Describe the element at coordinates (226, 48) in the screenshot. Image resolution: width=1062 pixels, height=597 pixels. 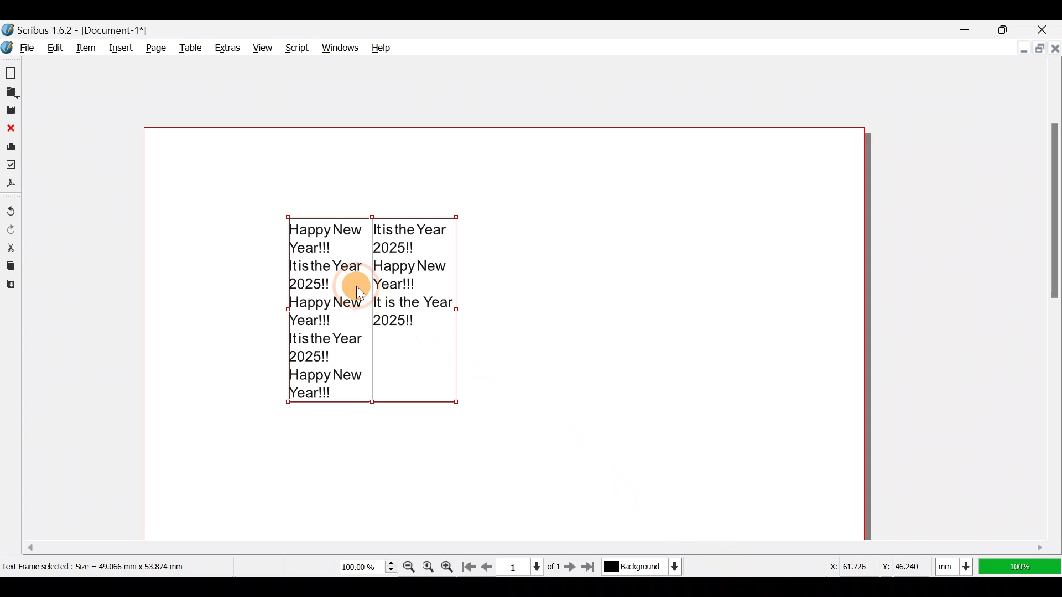
I see `Extras` at that location.